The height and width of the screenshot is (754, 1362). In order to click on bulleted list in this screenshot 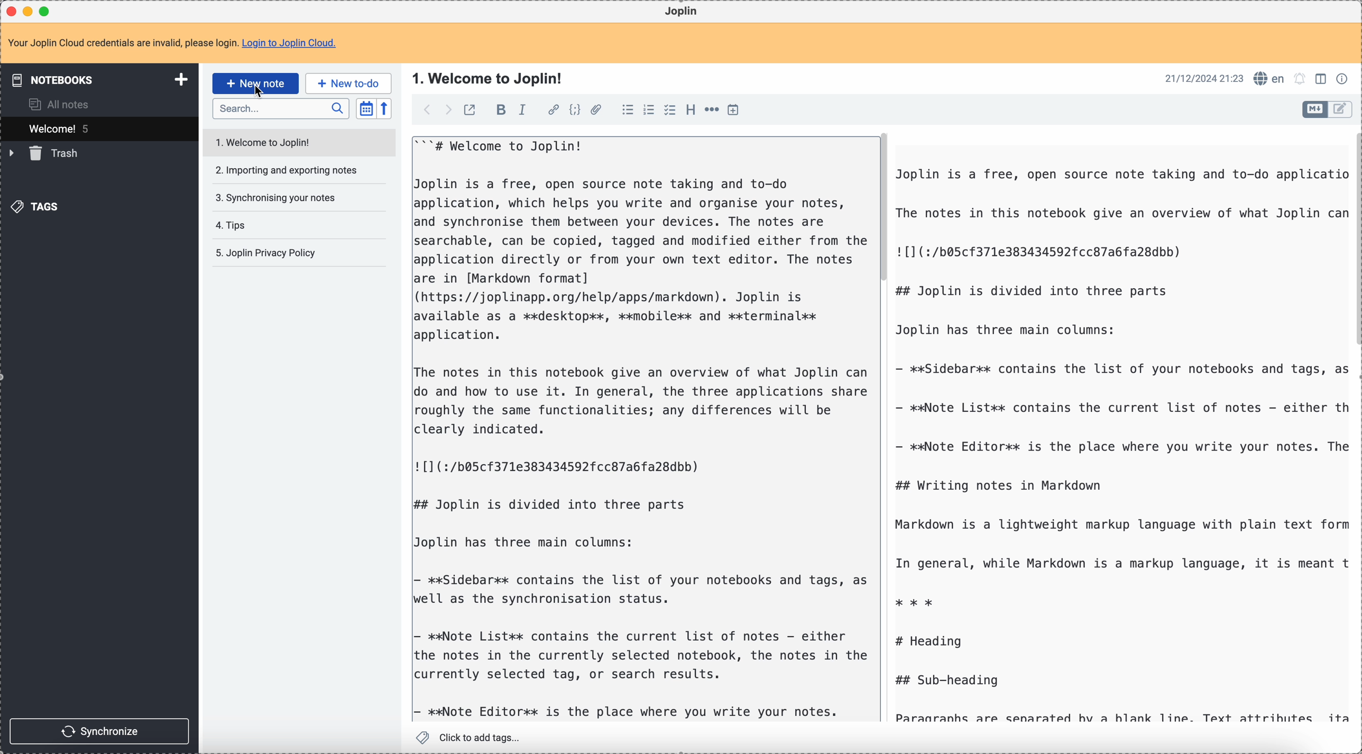, I will do `click(628, 111)`.